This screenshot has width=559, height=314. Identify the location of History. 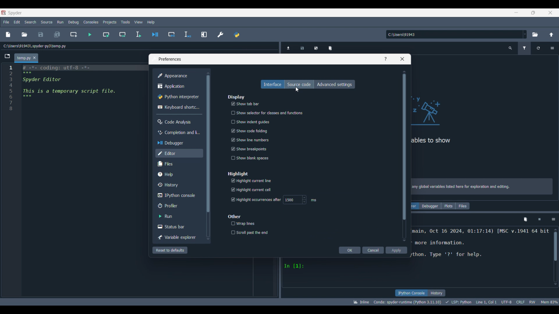
(179, 185).